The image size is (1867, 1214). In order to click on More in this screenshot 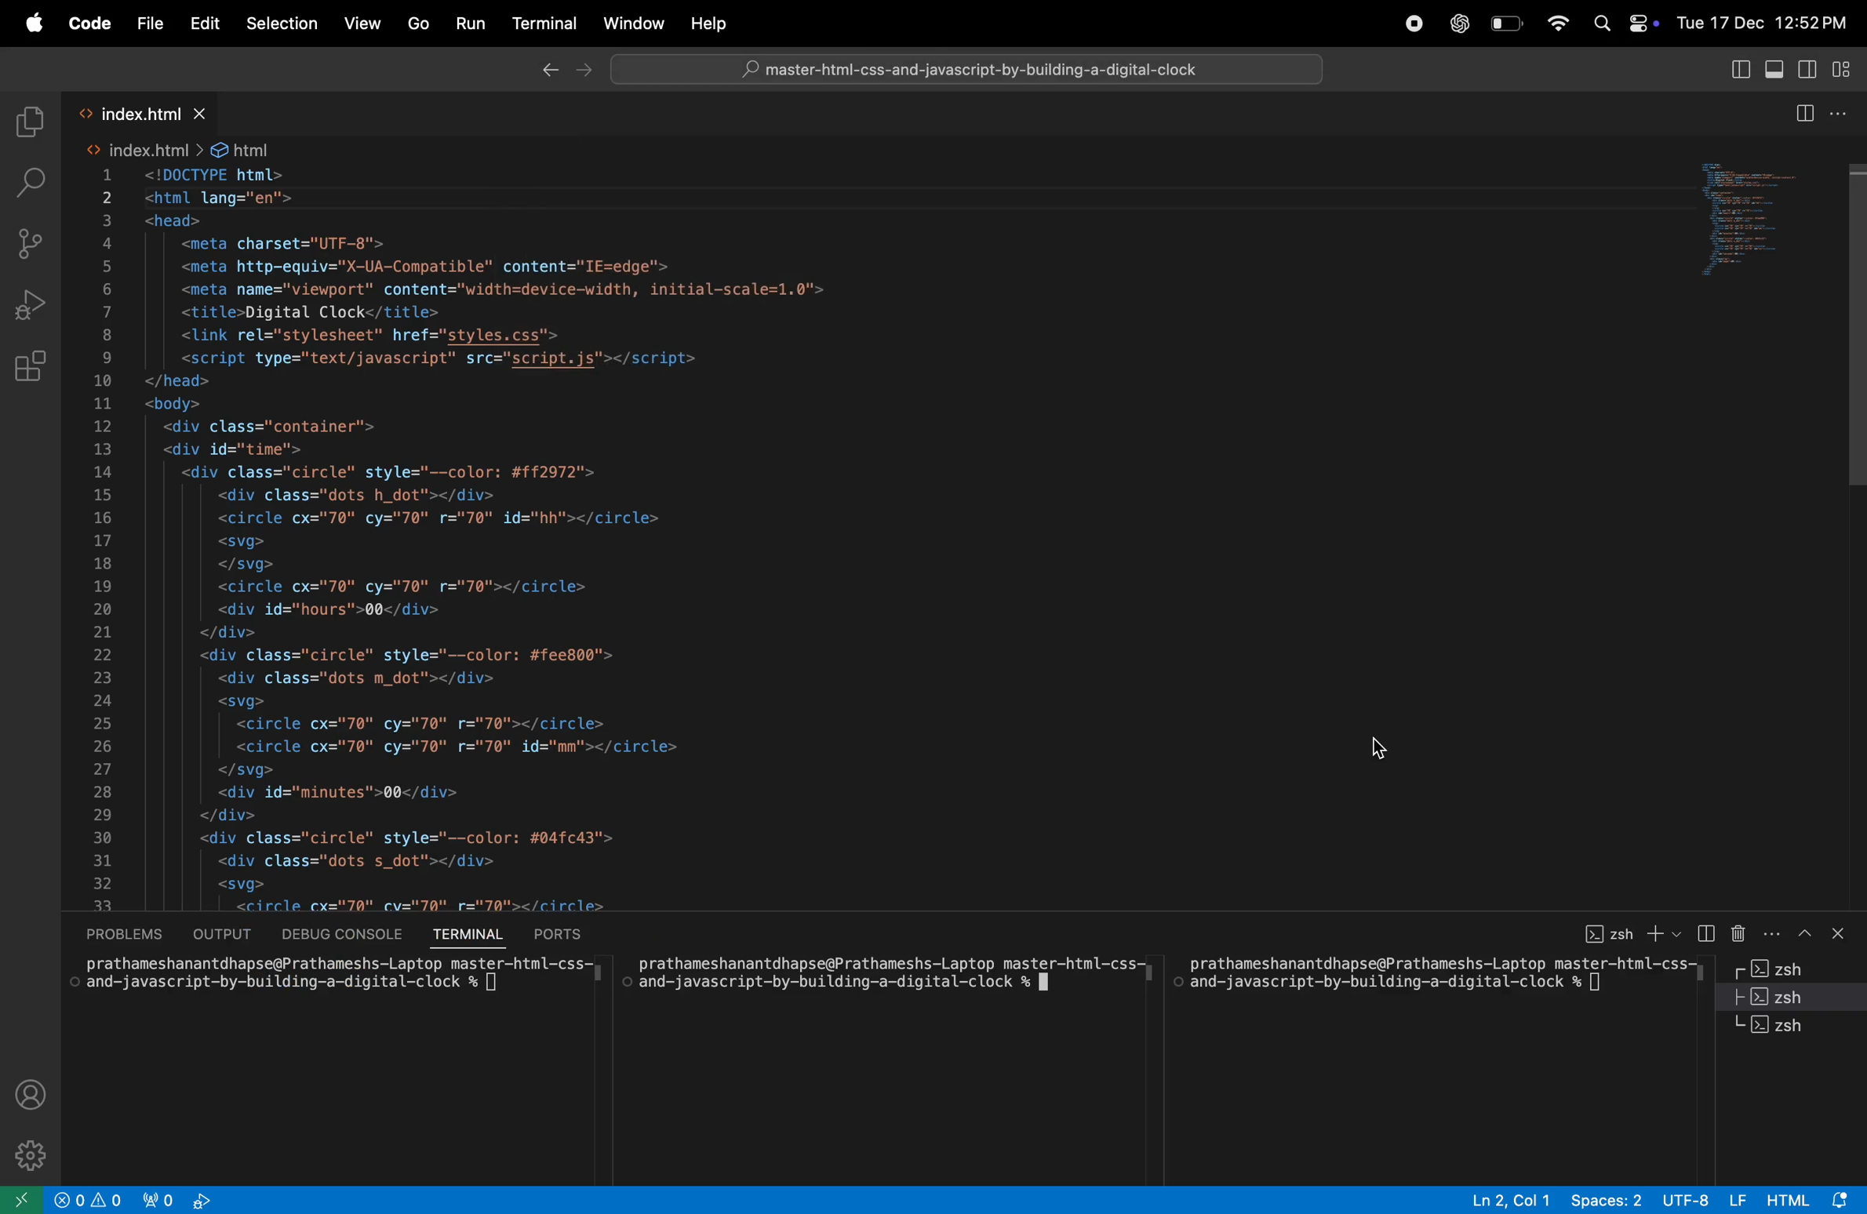, I will do `click(1774, 935)`.